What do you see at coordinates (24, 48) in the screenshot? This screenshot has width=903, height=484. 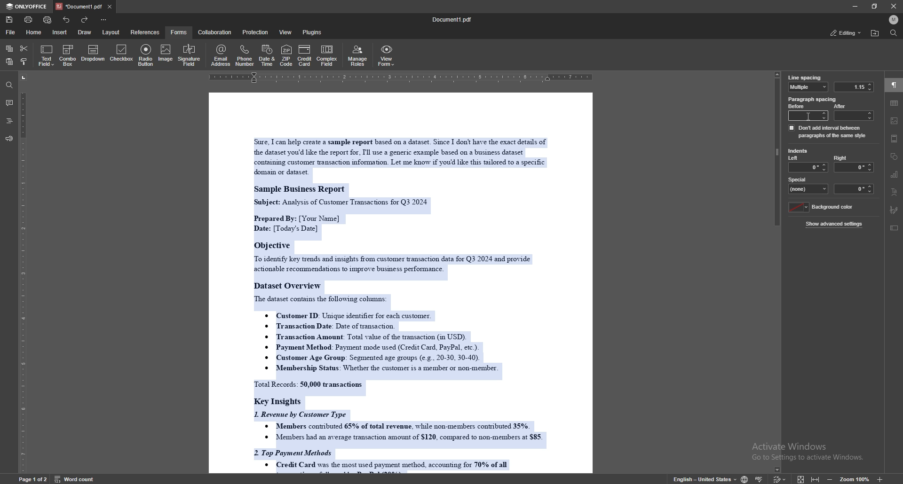 I see `cut` at bounding box center [24, 48].